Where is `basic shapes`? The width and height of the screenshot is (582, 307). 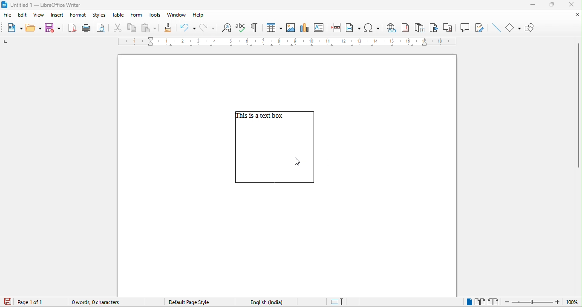
basic shapes is located at coordinates (514, 27).